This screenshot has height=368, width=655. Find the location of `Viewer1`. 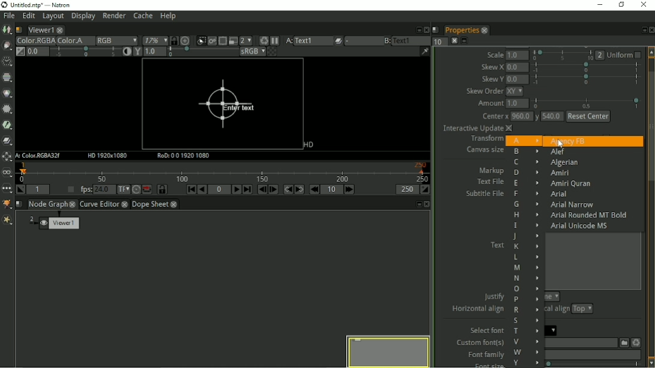

Viewer1 is located at coordinates (40, 30).